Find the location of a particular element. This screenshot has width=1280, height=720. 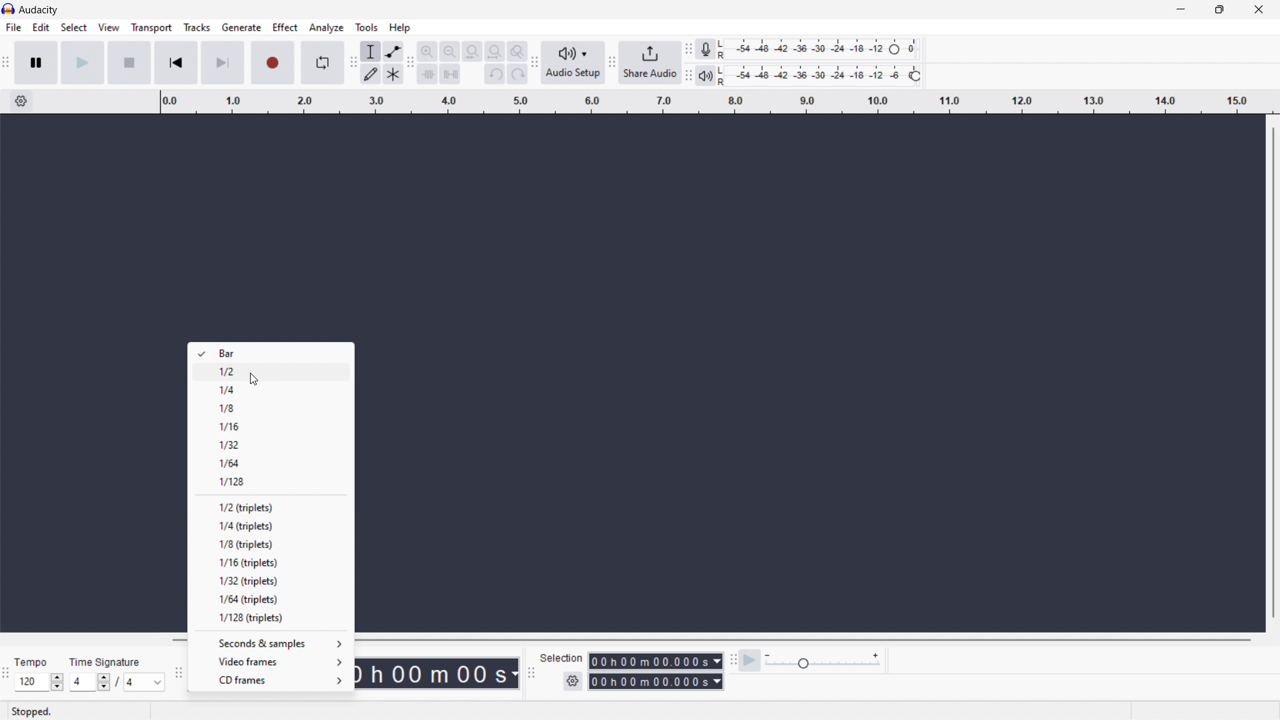

analyze is located at coordinates (327, 28).